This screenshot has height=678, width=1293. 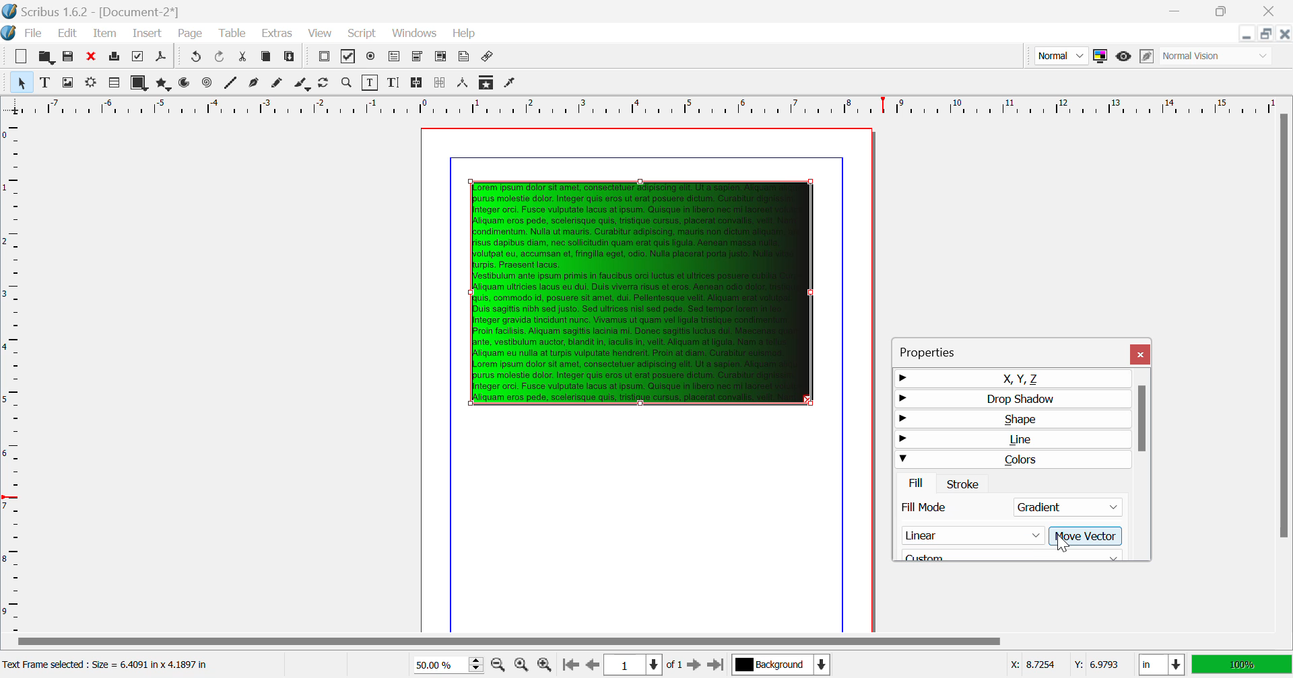 What do you see at coordinates (1242, 665) in the screenshot?
I see `Display Appearance` at bounding box center [1242, 665].